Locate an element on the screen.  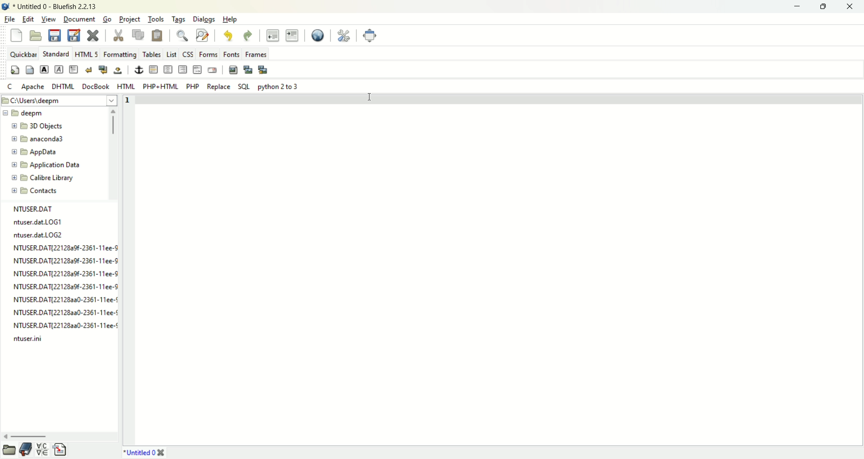
paste is located at coordinates (157, 36).